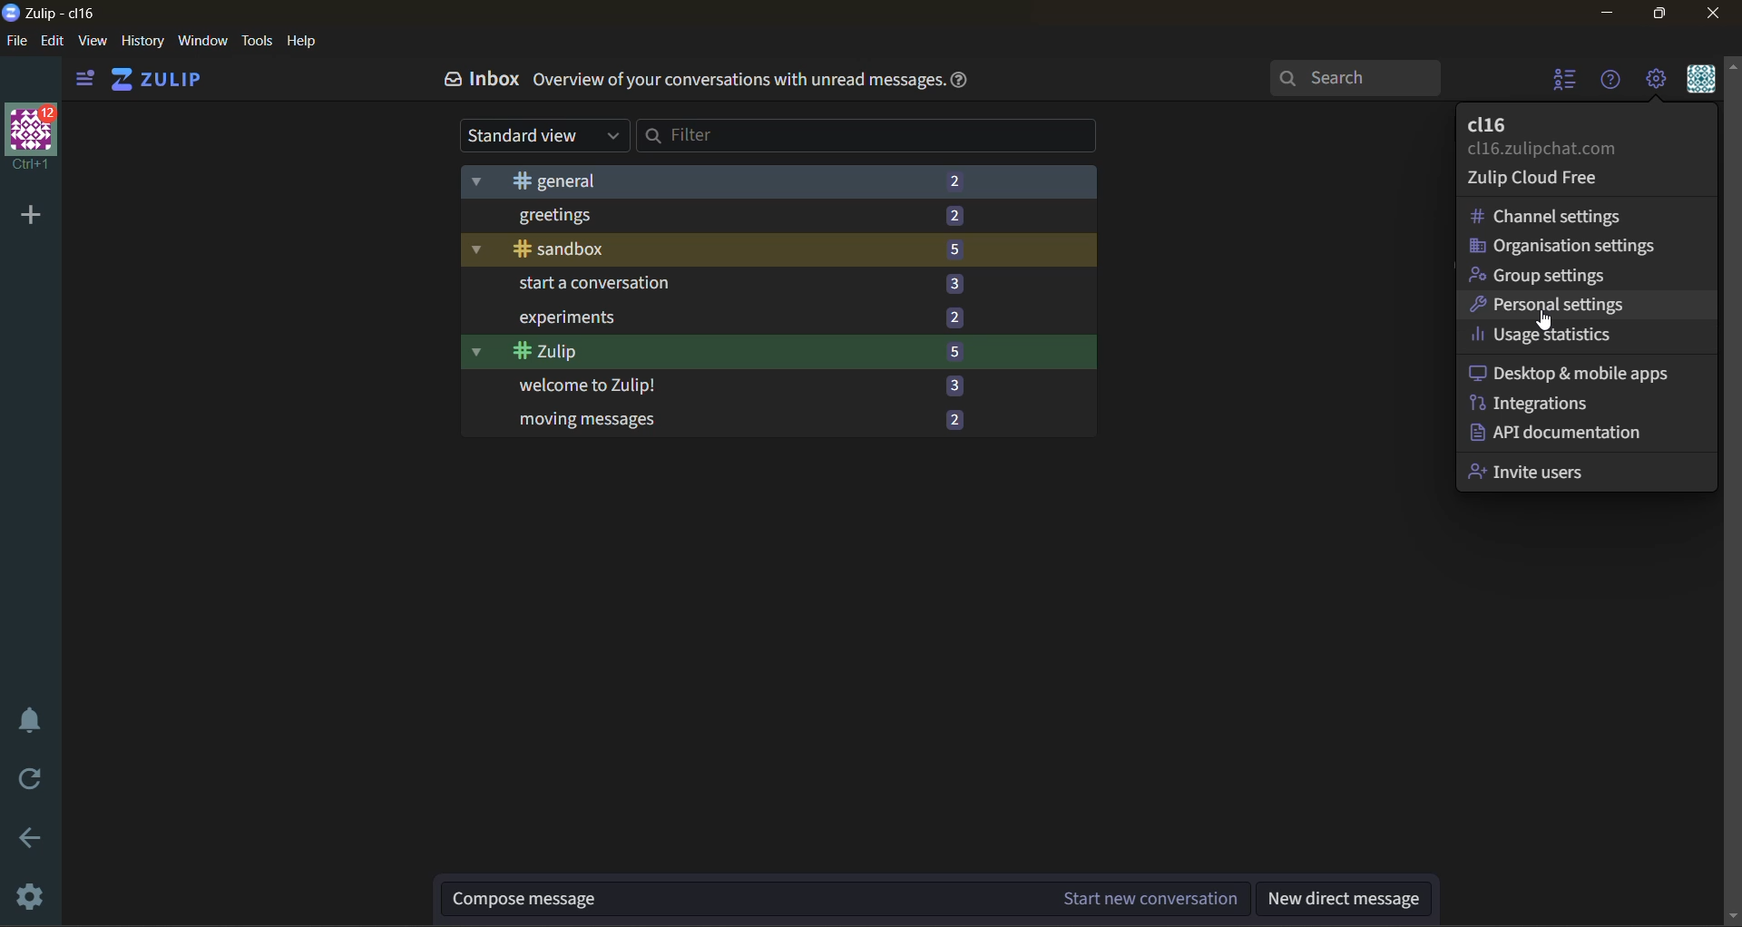 The height and width of the screenshot is (927, 1742). Describe the element at coordinates (1346, 899) in the screenshot. I see `new direct message` at that location.